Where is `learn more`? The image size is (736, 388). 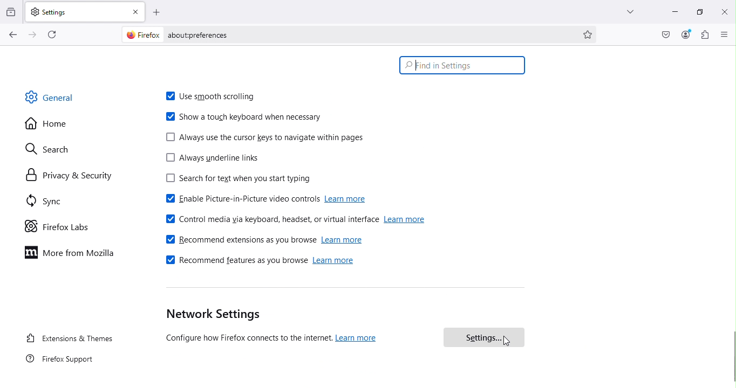 learn more is located at coordinates (405, 219).